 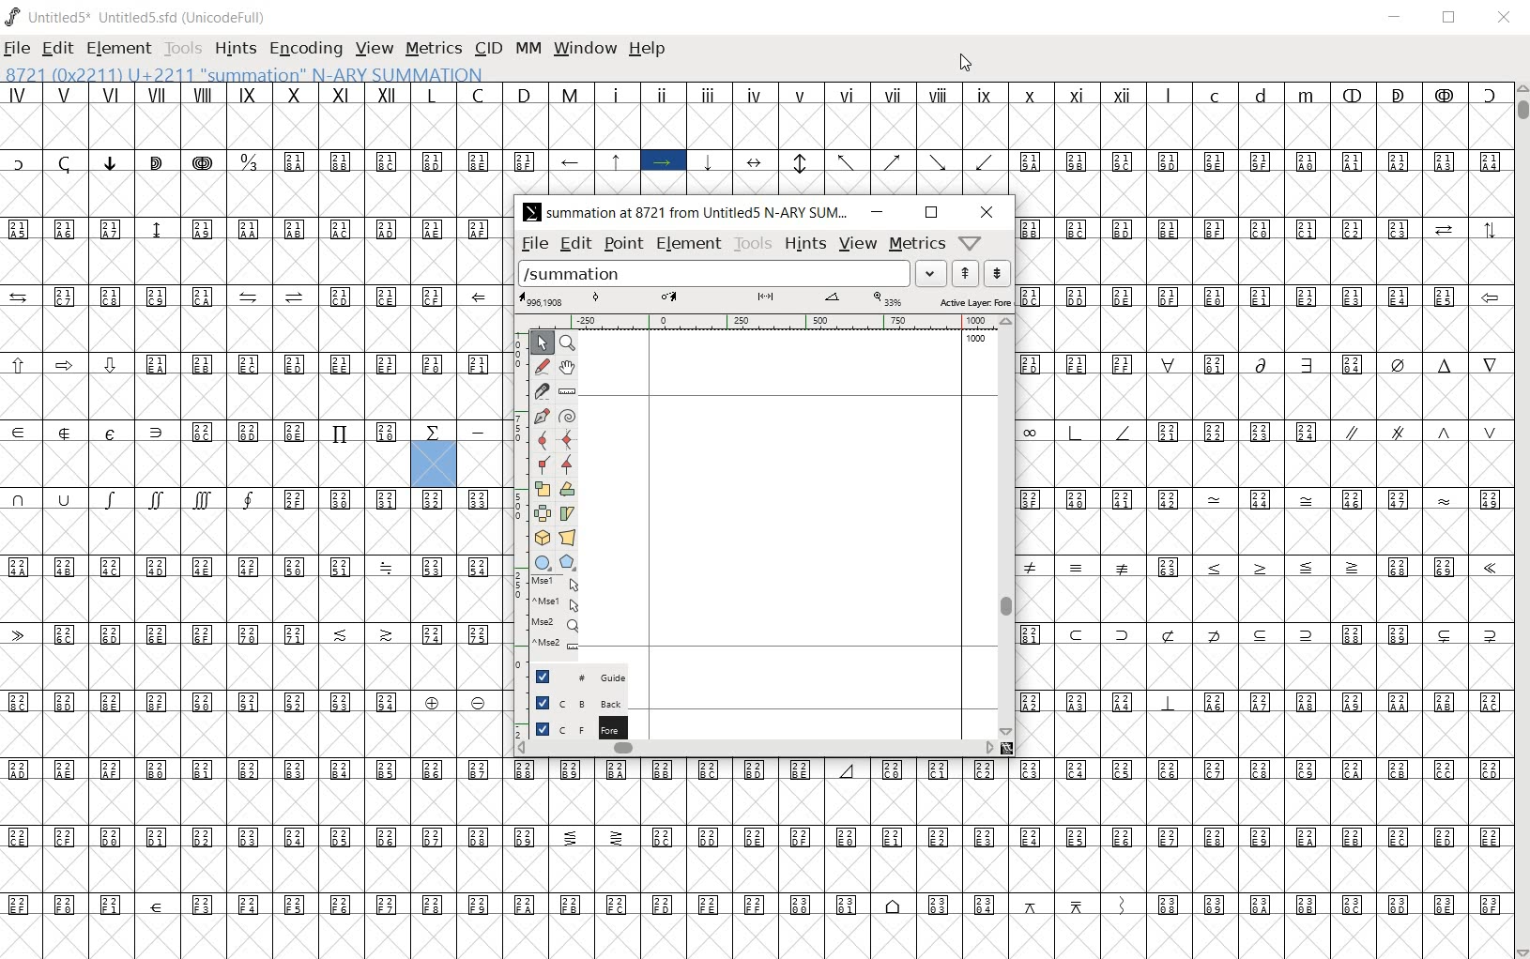 What do you see at coordinates (997, 271) in the screenshot?
I see `show the previous word on the list` at bounding box center [997, 271].